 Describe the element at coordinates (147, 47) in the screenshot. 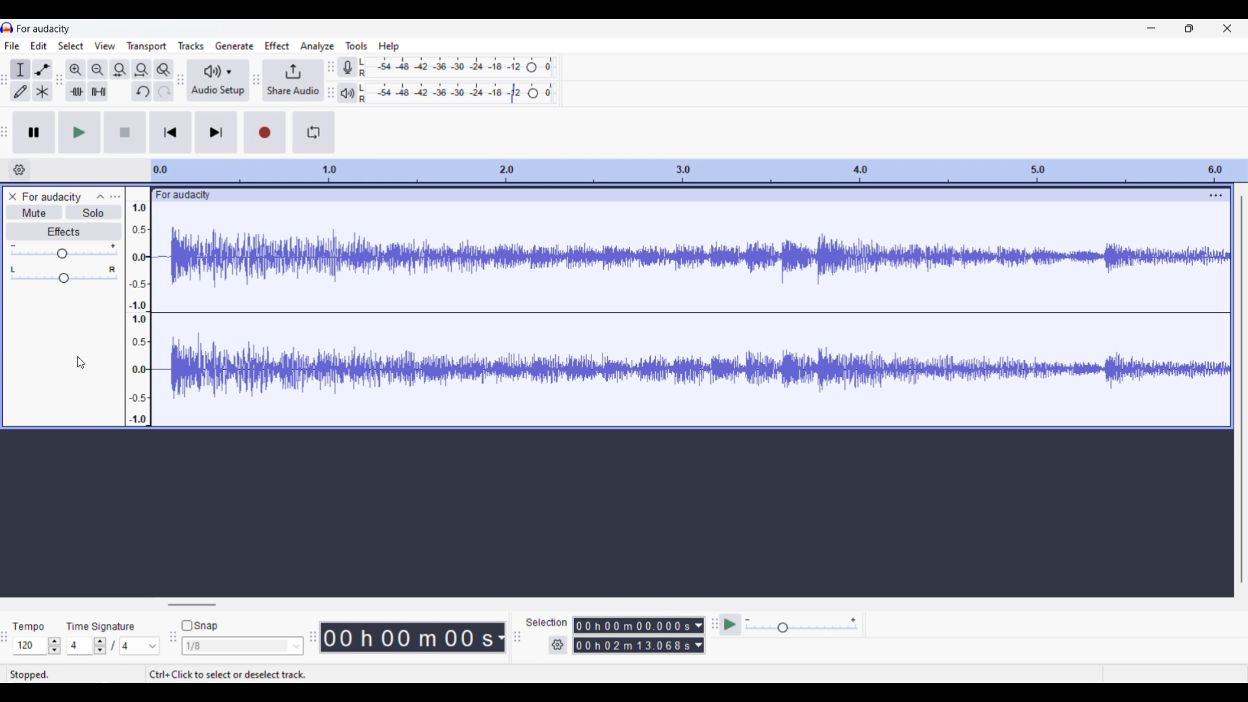

I see `Transport` at that location.